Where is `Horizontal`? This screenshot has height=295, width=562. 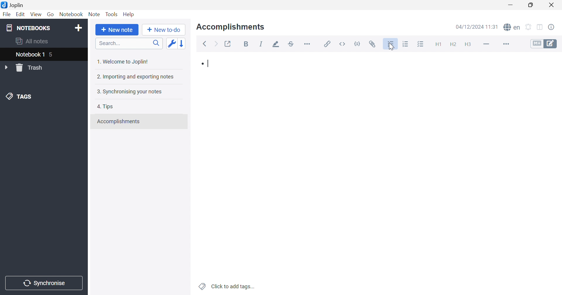
Horizontal is located at coordinates (308, 44).